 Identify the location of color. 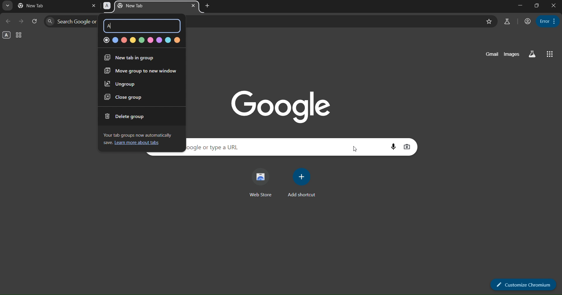
(141, 41).